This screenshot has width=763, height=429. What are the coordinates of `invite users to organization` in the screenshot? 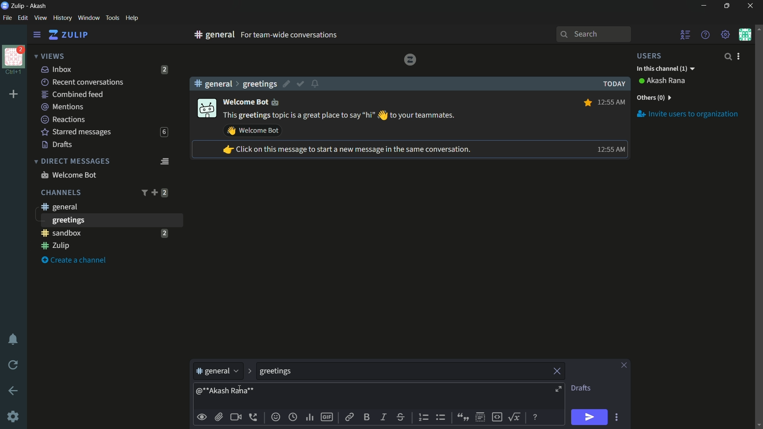 It's located at (688, 114).